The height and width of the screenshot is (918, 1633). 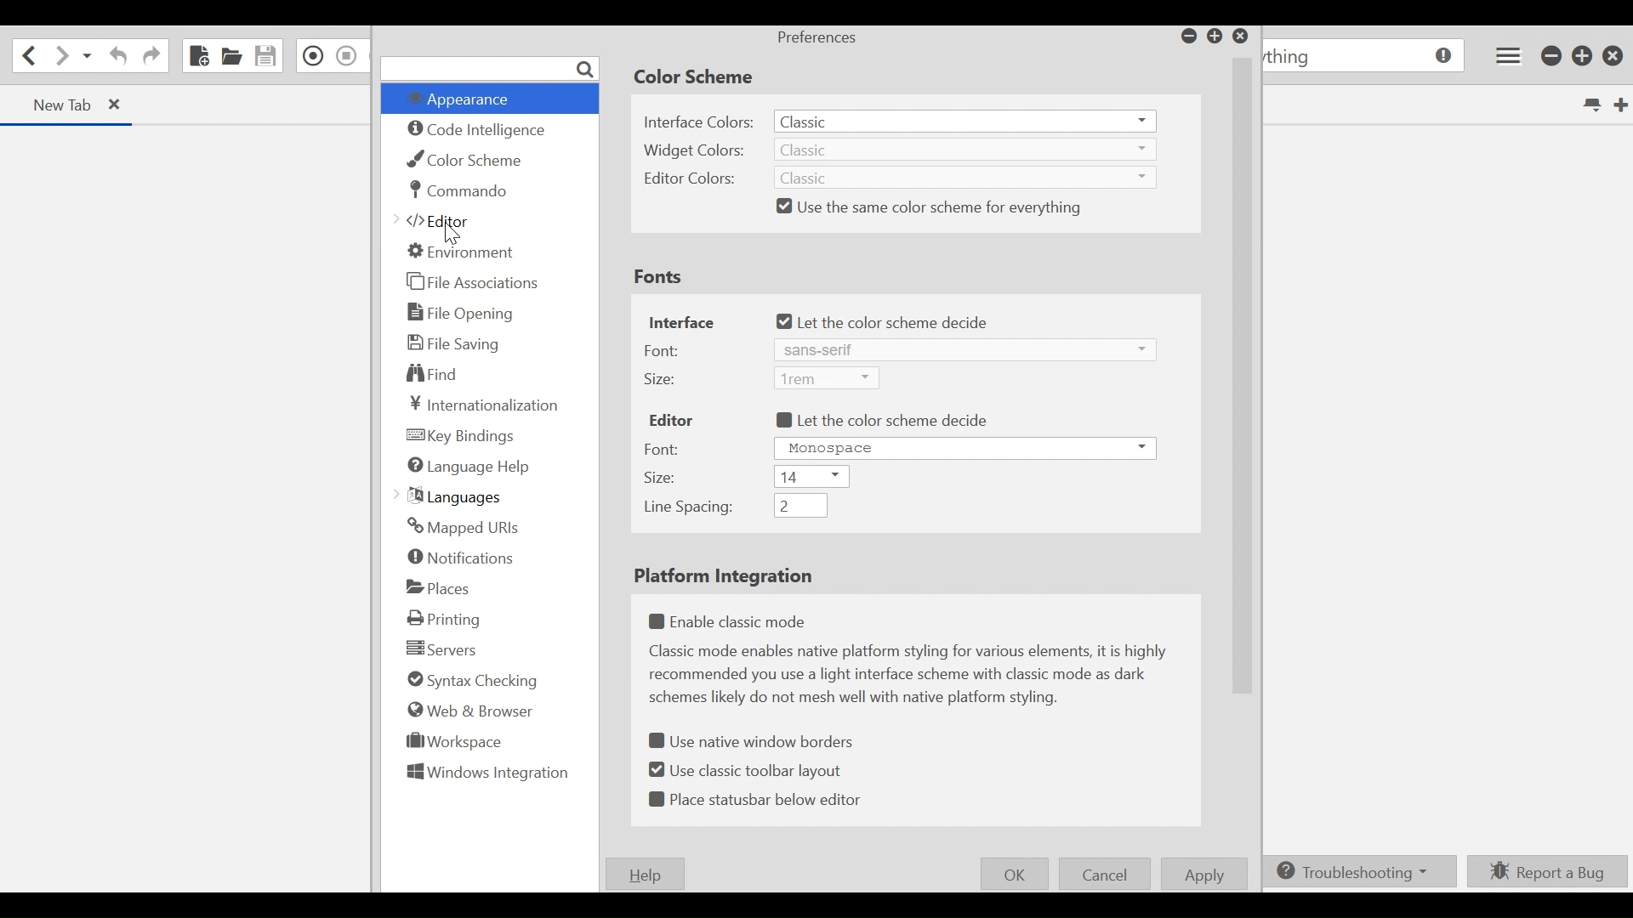 What do you see at coordinates (686, 321) in the screenshot?
I see `Interface` at bounding box center [686, 321].